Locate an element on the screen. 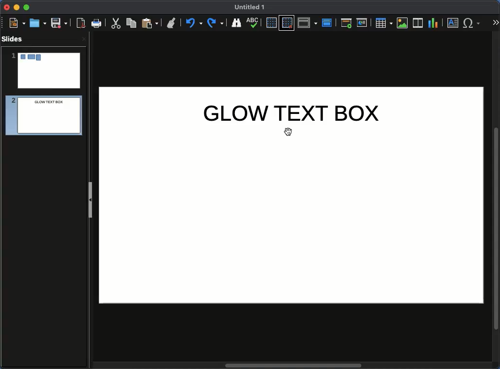 The width and height of the screenshot is (500, 369). Copy is located at coordinates (131, 22).